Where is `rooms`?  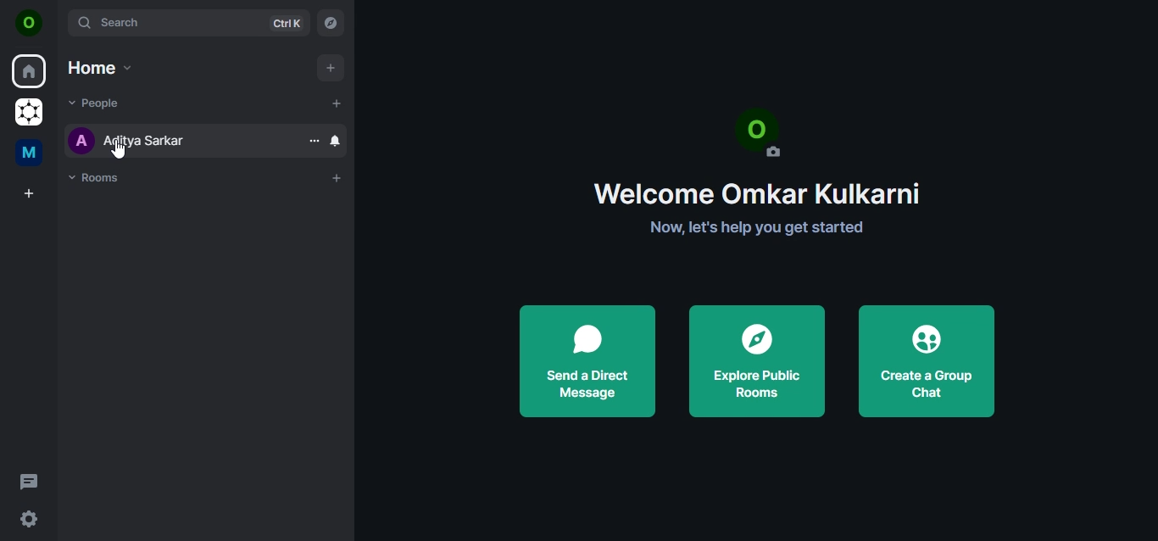
rooms is located at coordinates (99, 178).